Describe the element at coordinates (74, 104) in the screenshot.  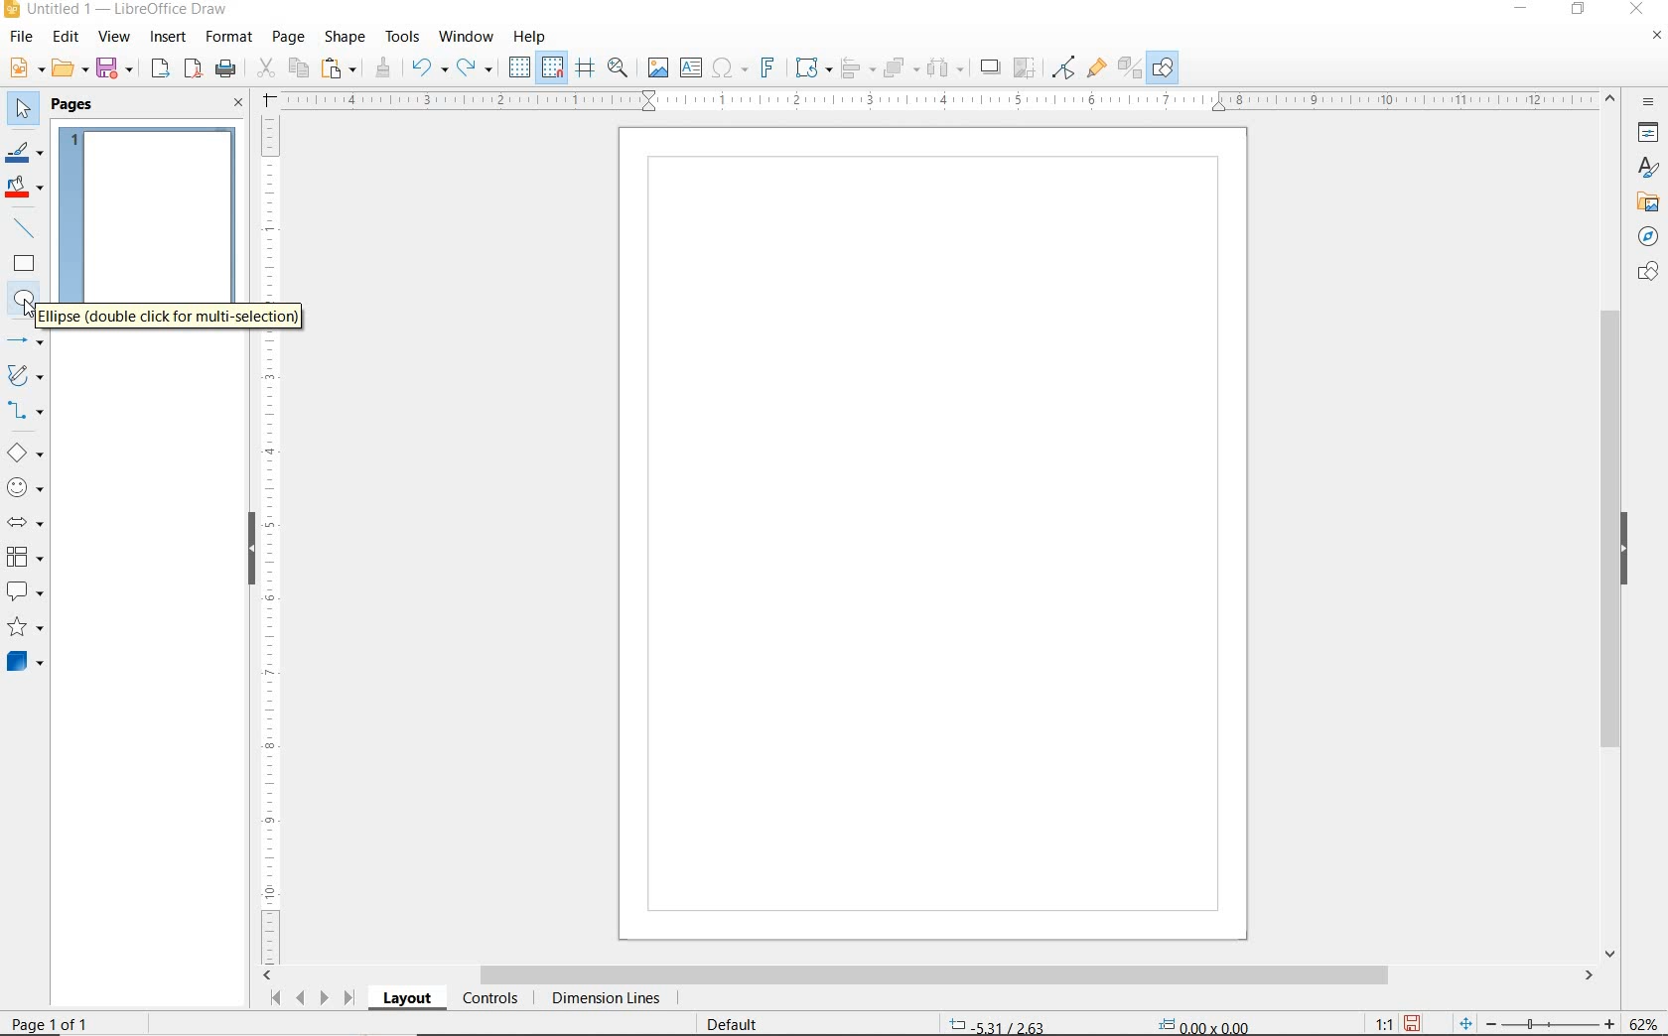
I see `PAGES` at that location.